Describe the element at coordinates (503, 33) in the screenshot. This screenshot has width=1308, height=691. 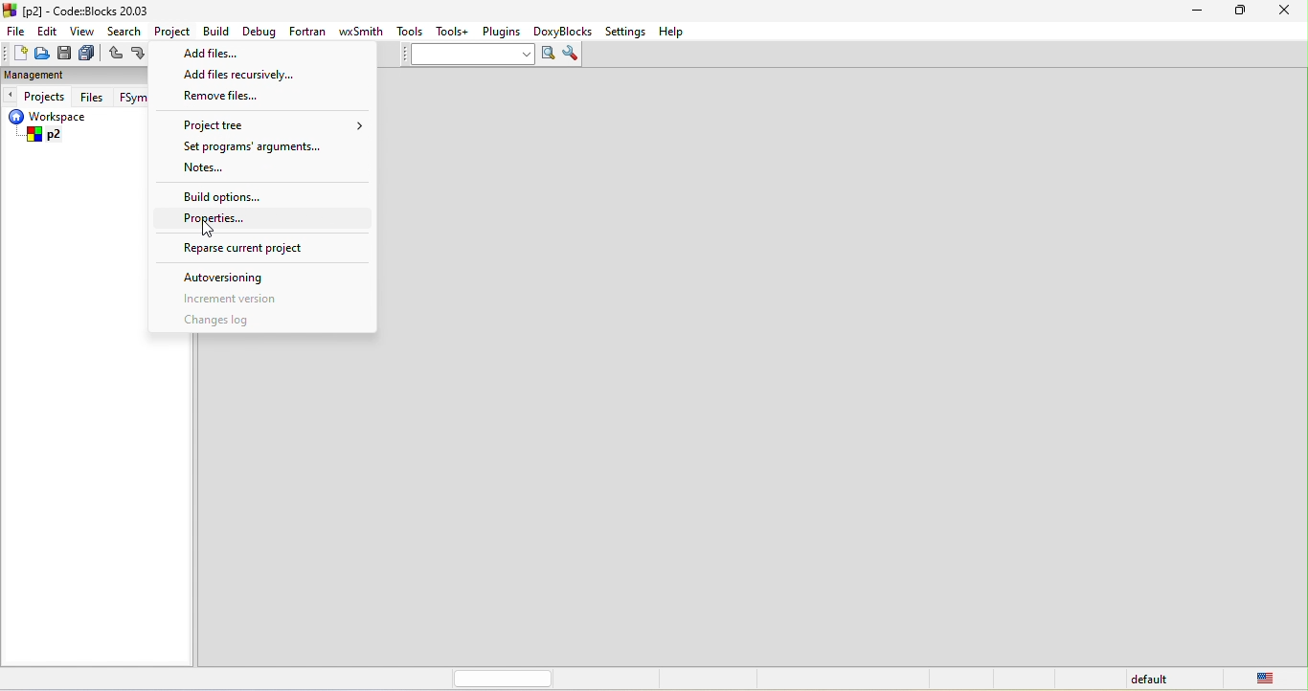
I see `plugins` at that location.